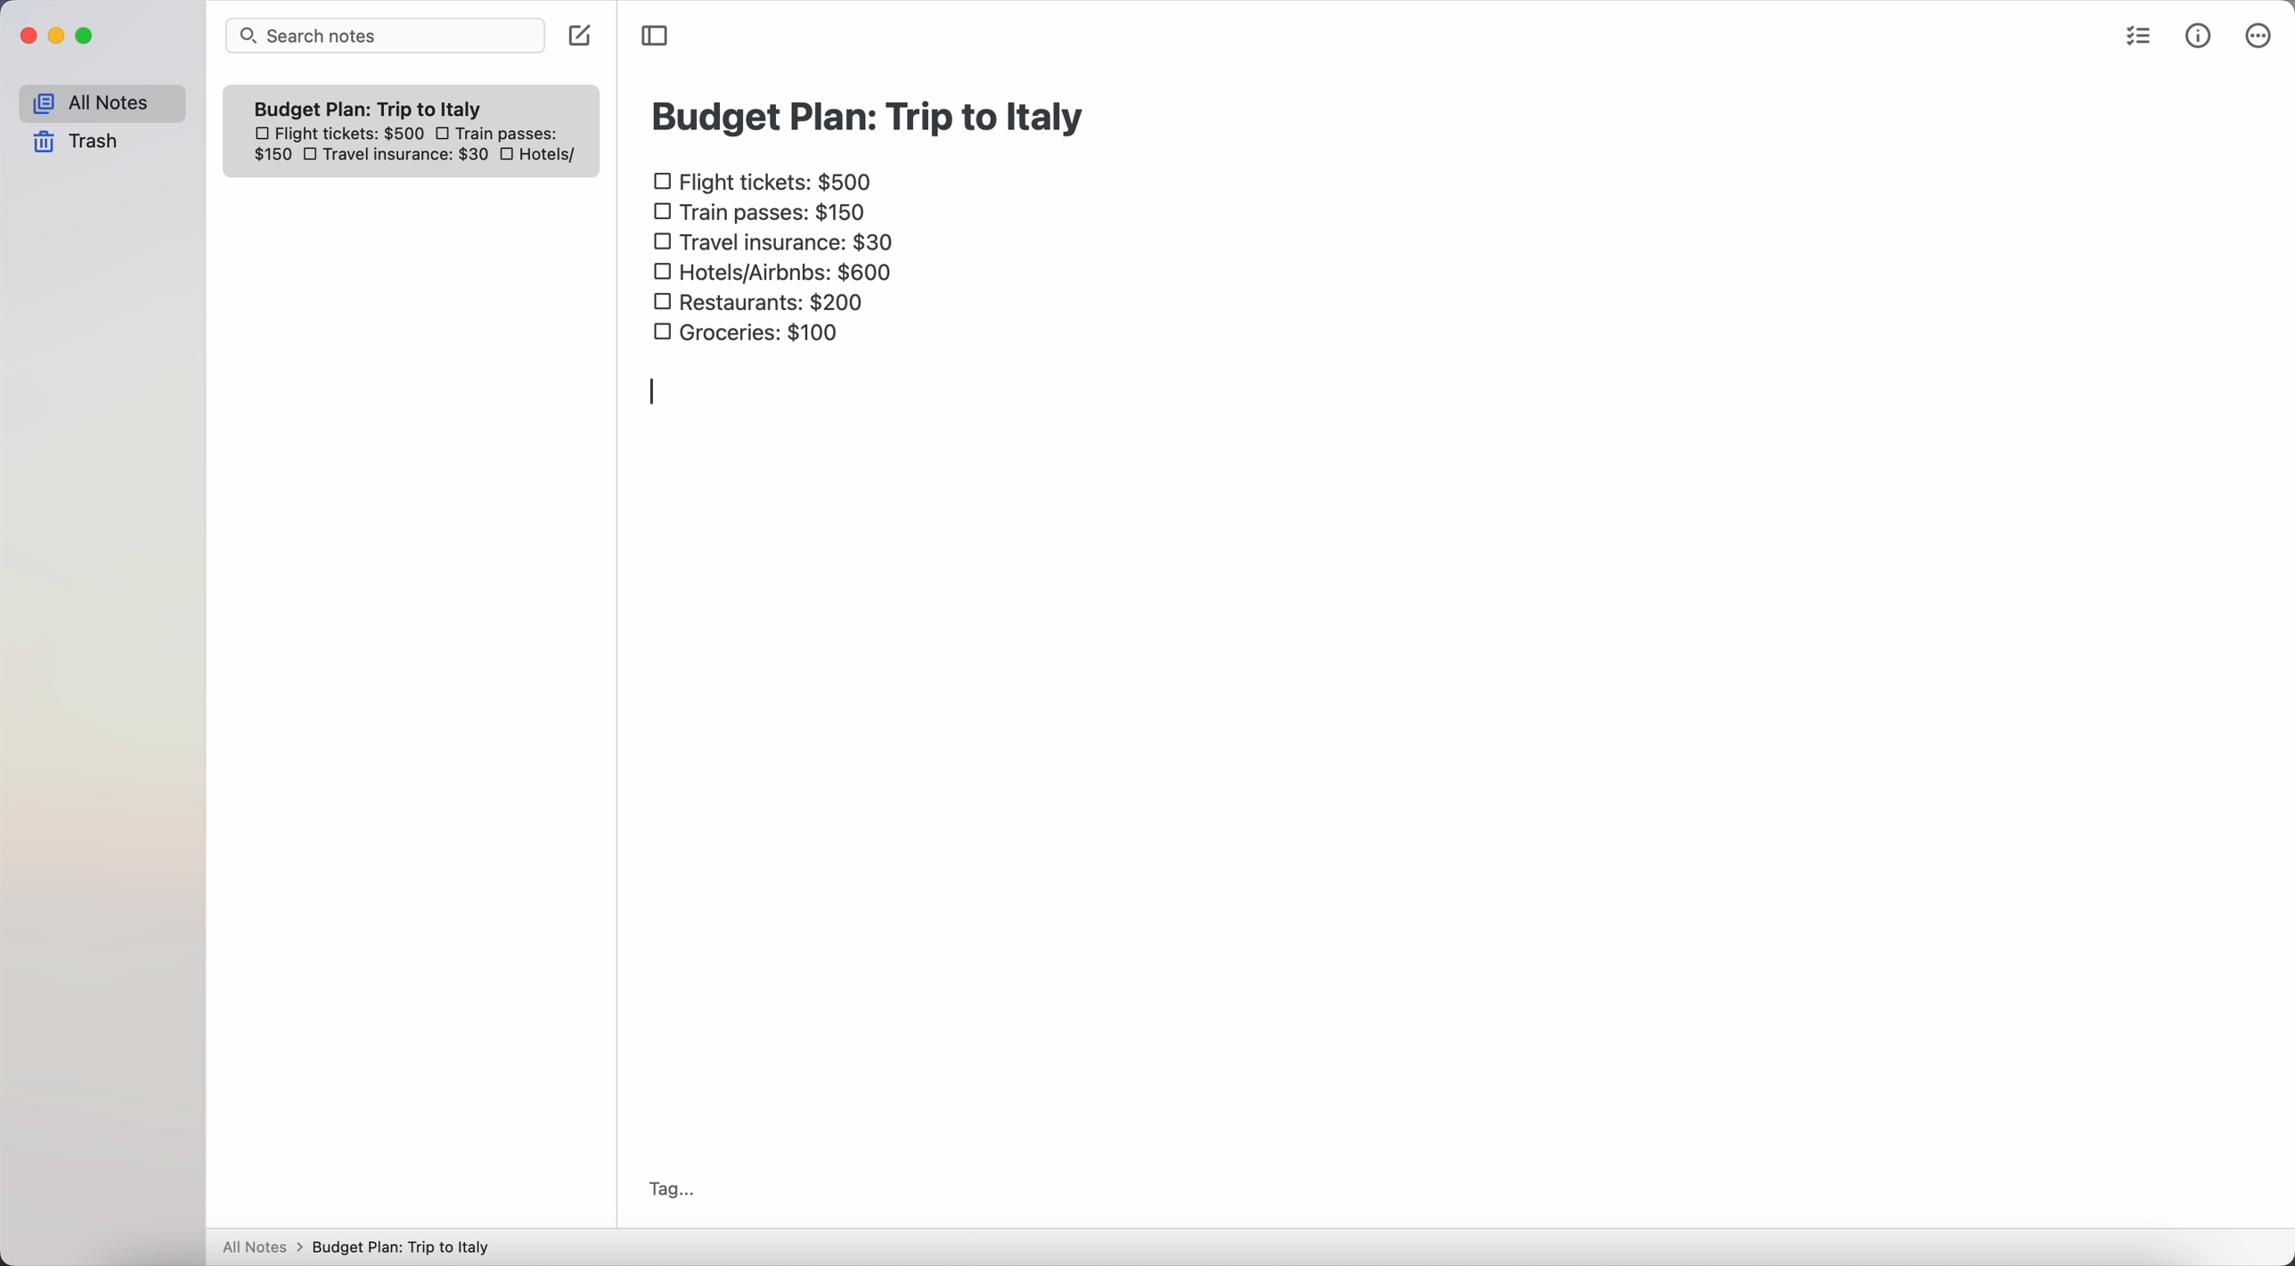  I want to click on groceries: $100 checkbox, so click(738, 334).